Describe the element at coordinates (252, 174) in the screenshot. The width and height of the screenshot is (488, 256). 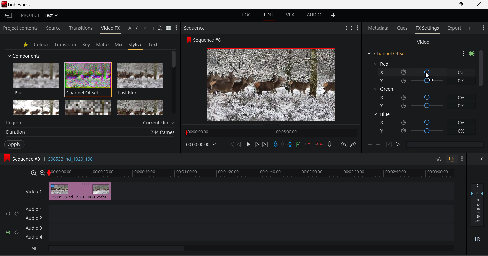
I see `Project Timeline Track` at that location.